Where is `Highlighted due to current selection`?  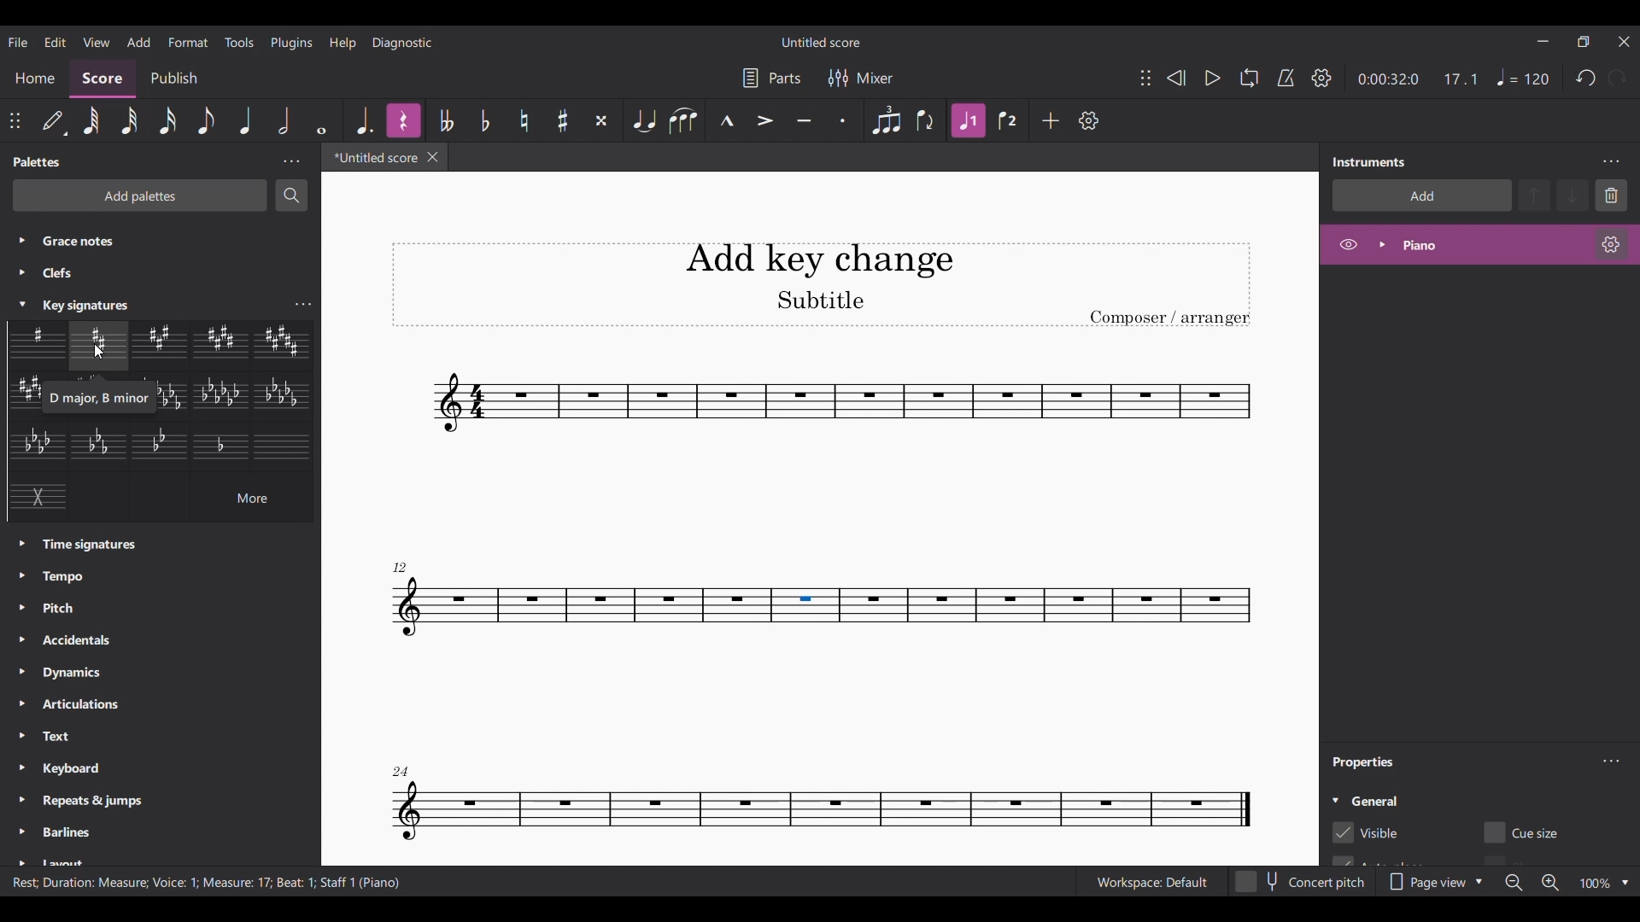 Highlighted due to current selection is located at coordinates (969, 120).